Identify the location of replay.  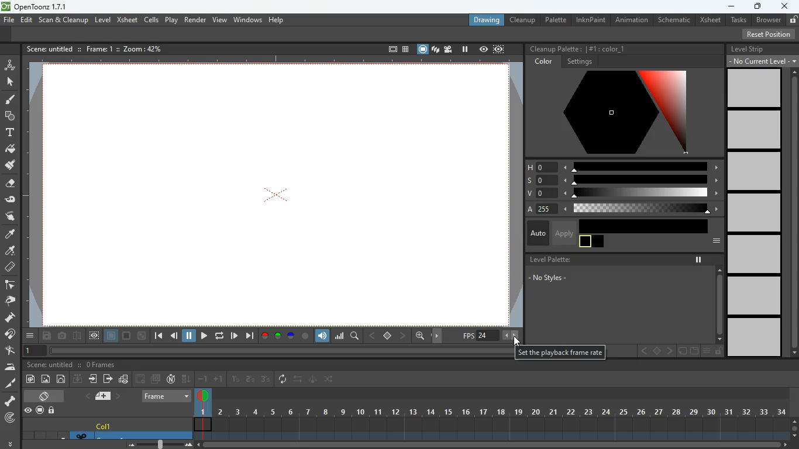
(218, 336).